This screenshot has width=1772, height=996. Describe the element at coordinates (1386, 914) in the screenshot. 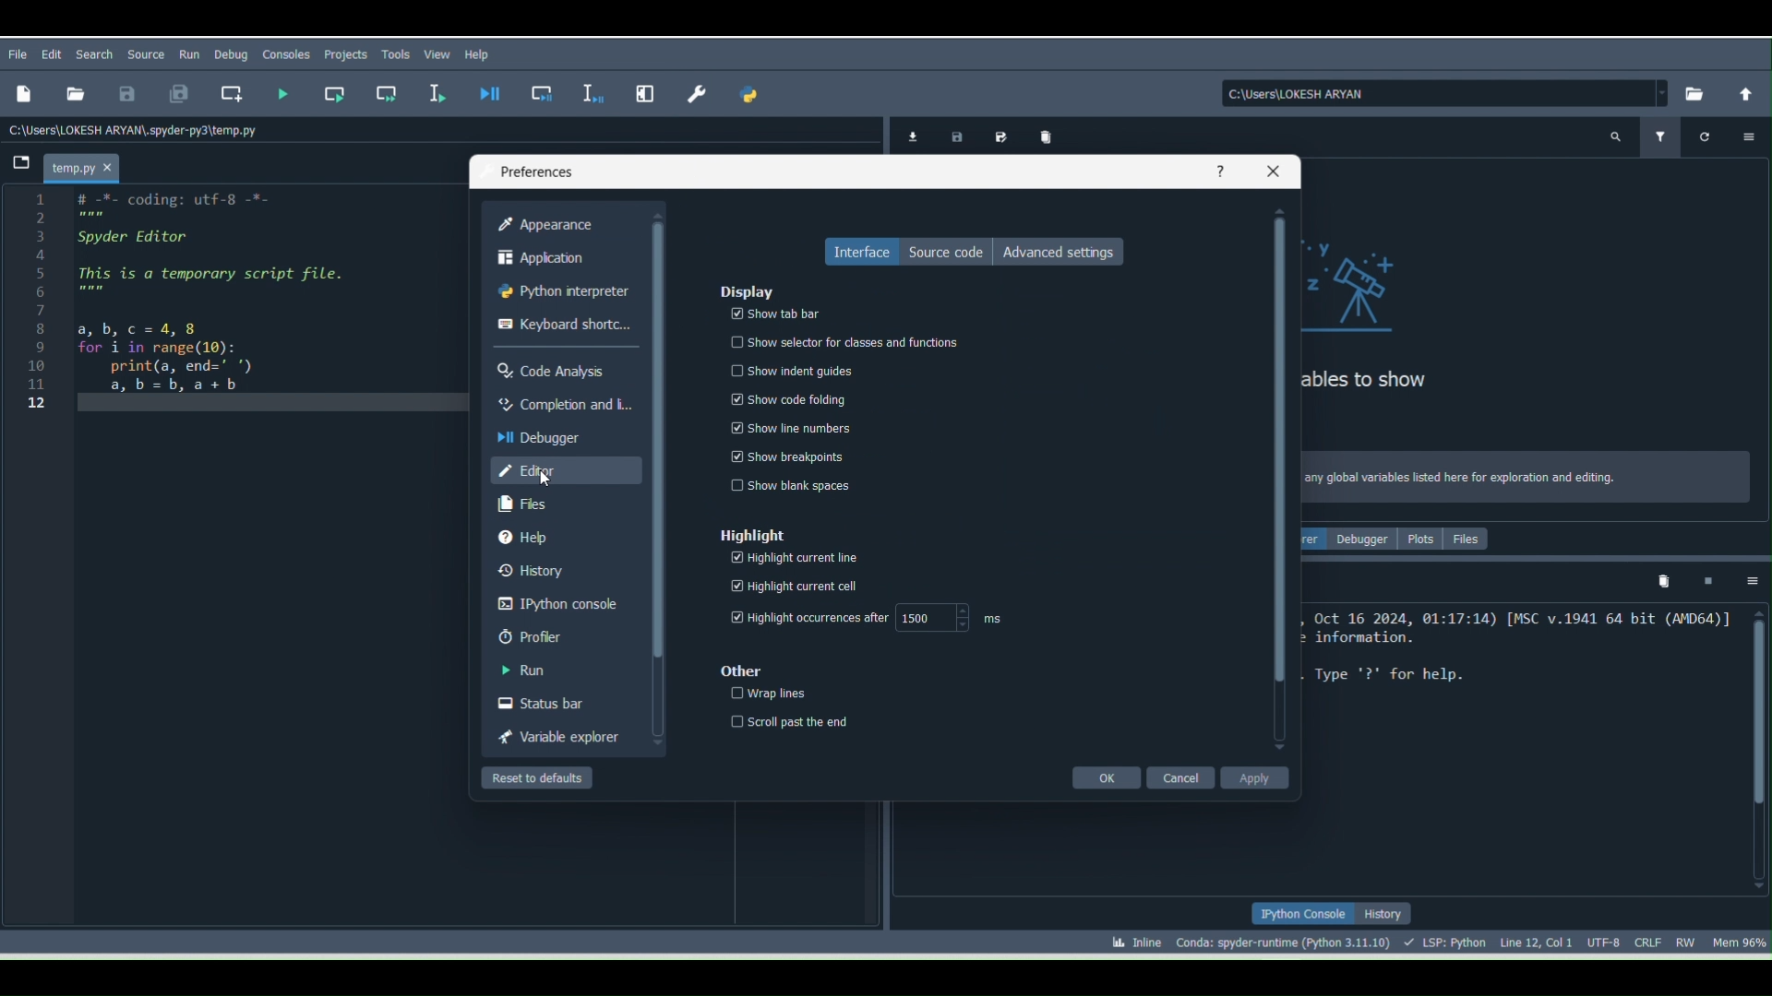

I see `History` at that location.